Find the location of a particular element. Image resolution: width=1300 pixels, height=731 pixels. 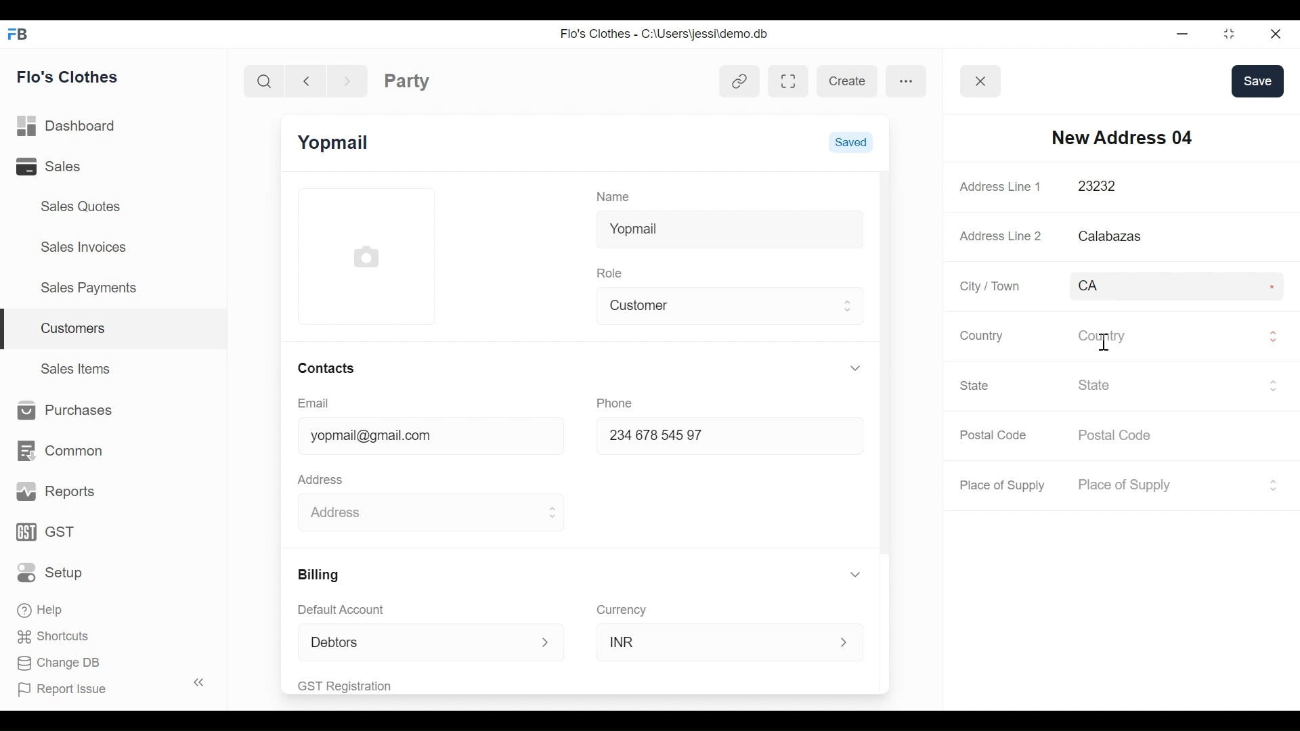

Expand is located at coordinates (1272, 485).